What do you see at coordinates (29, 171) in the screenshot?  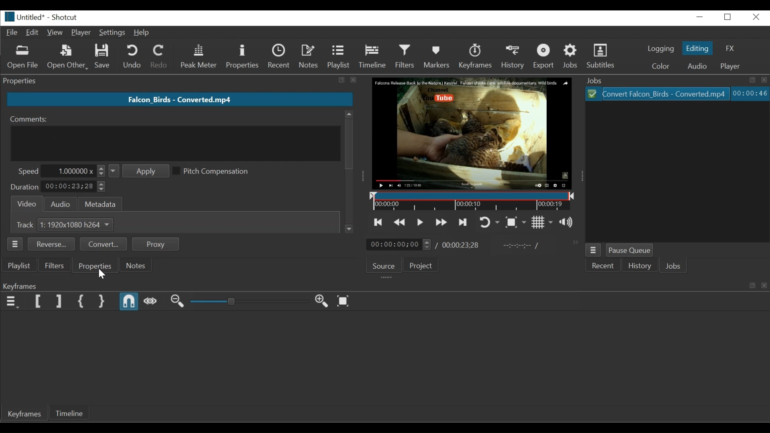 I see `Speed` at bounding box center [29, 171].